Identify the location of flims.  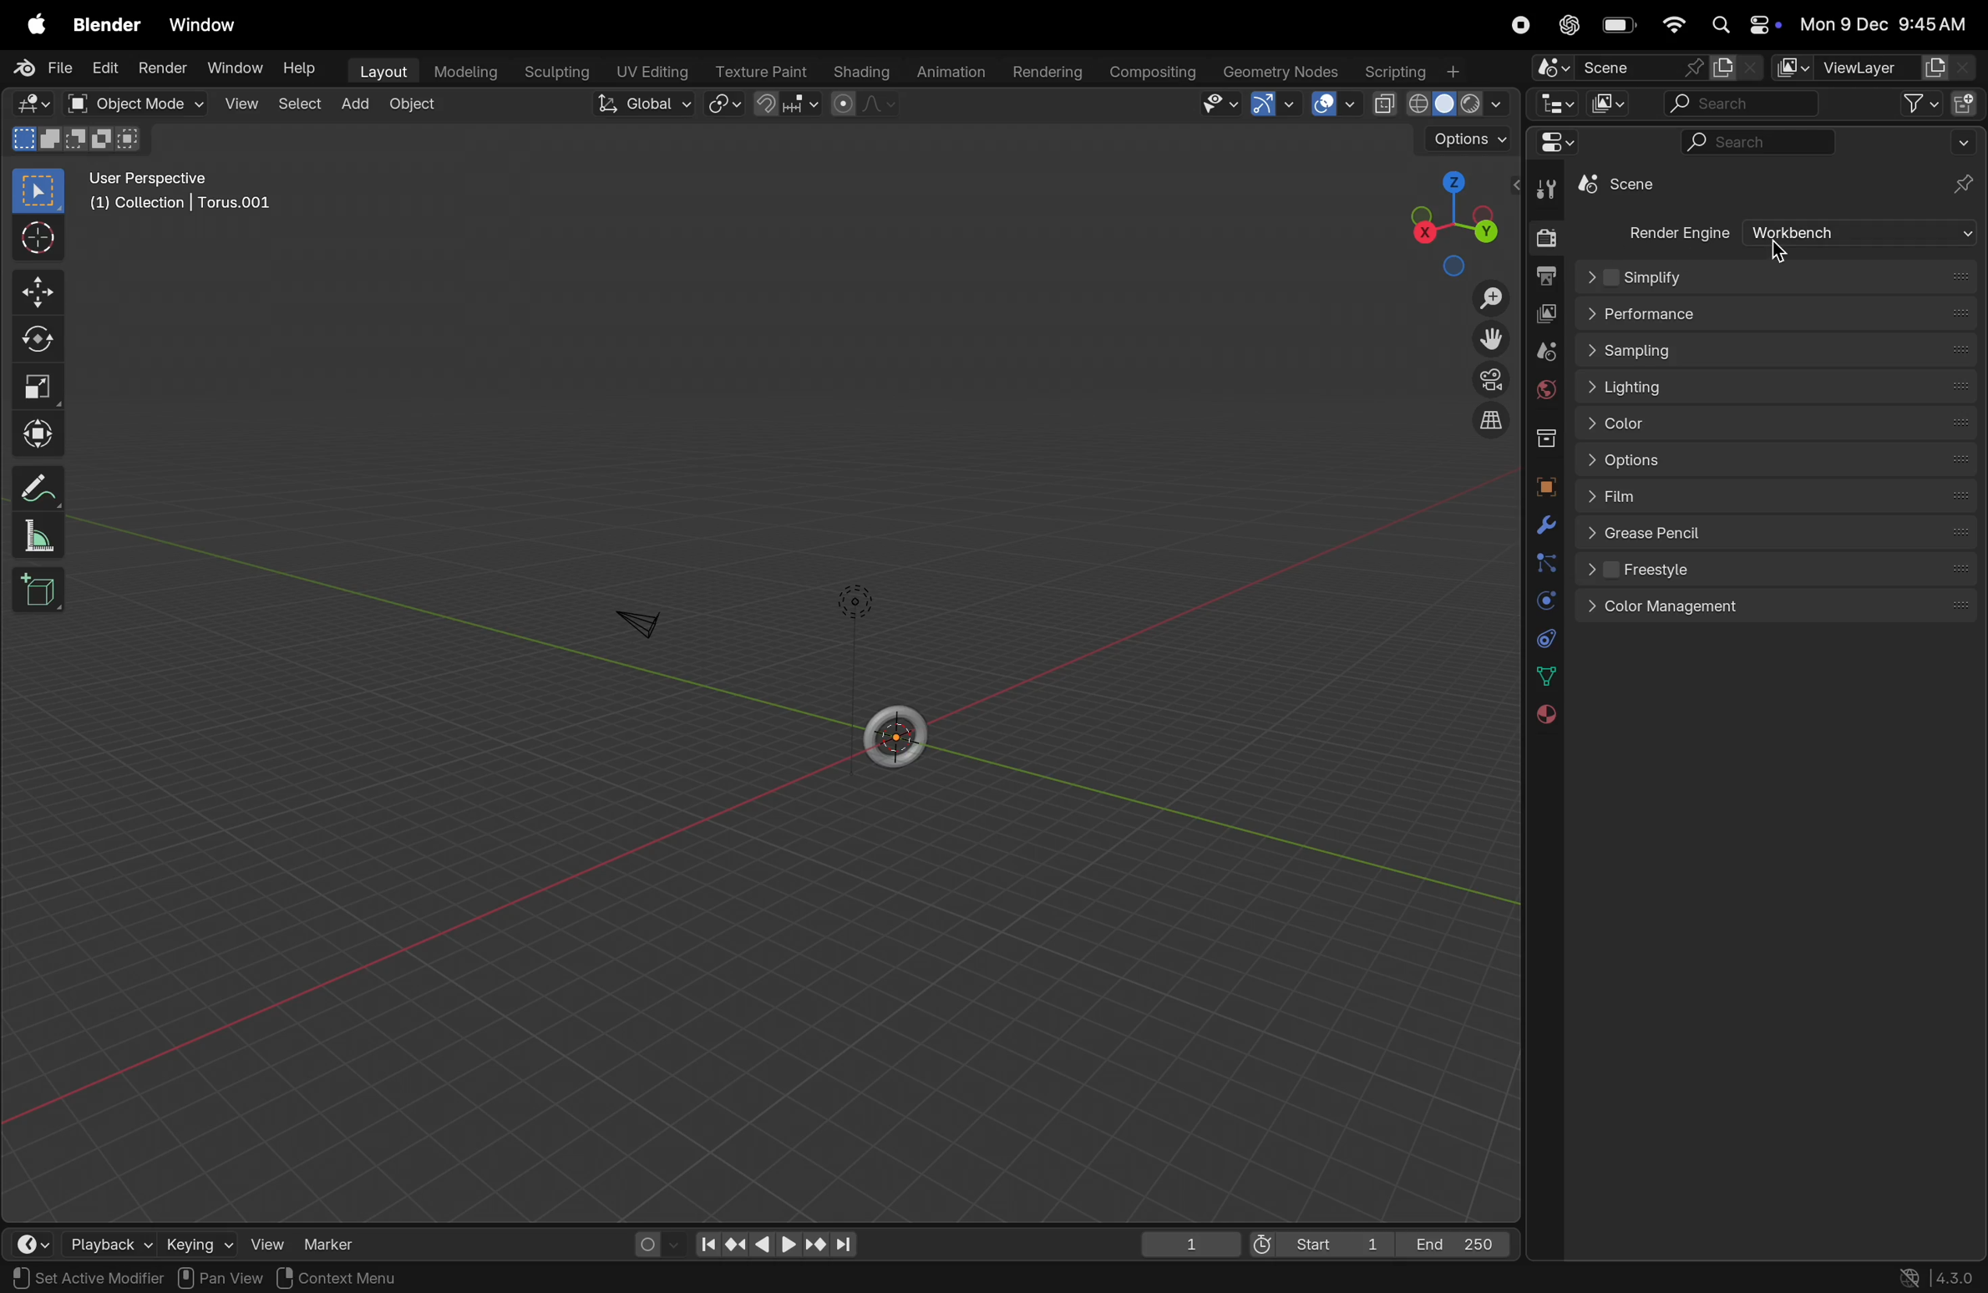
(1778, 499).